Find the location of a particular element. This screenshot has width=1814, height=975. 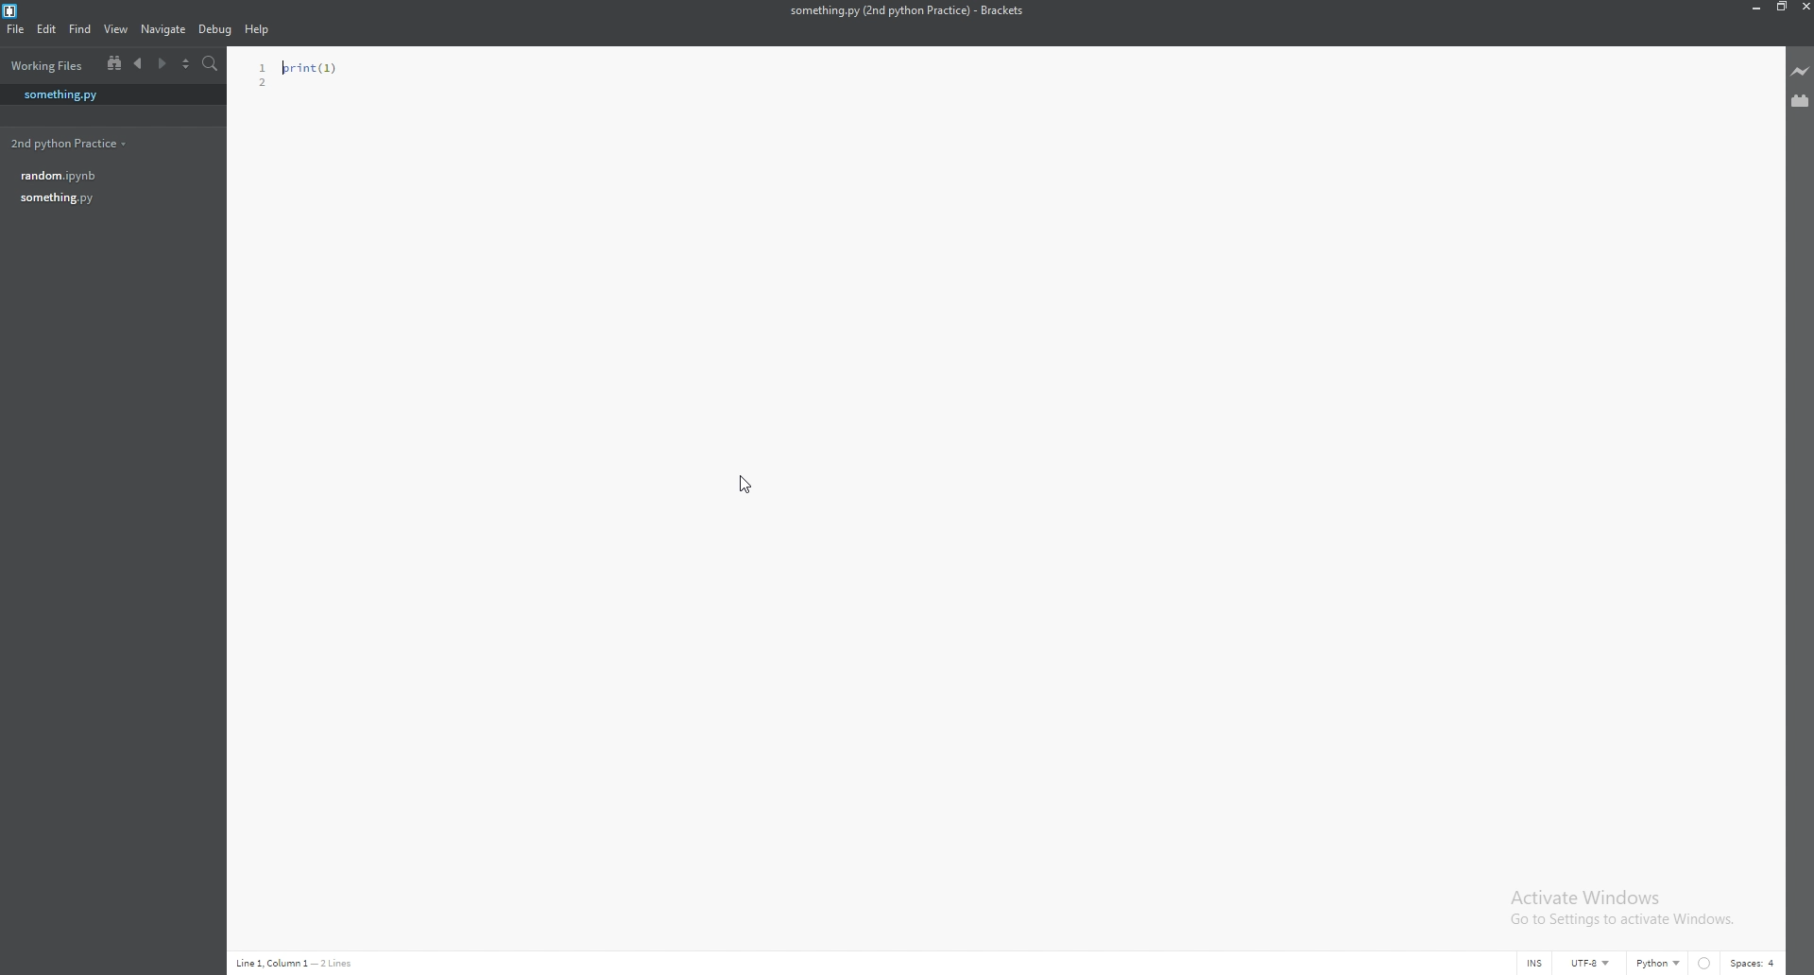

python is located at coordinates (1659, 964).